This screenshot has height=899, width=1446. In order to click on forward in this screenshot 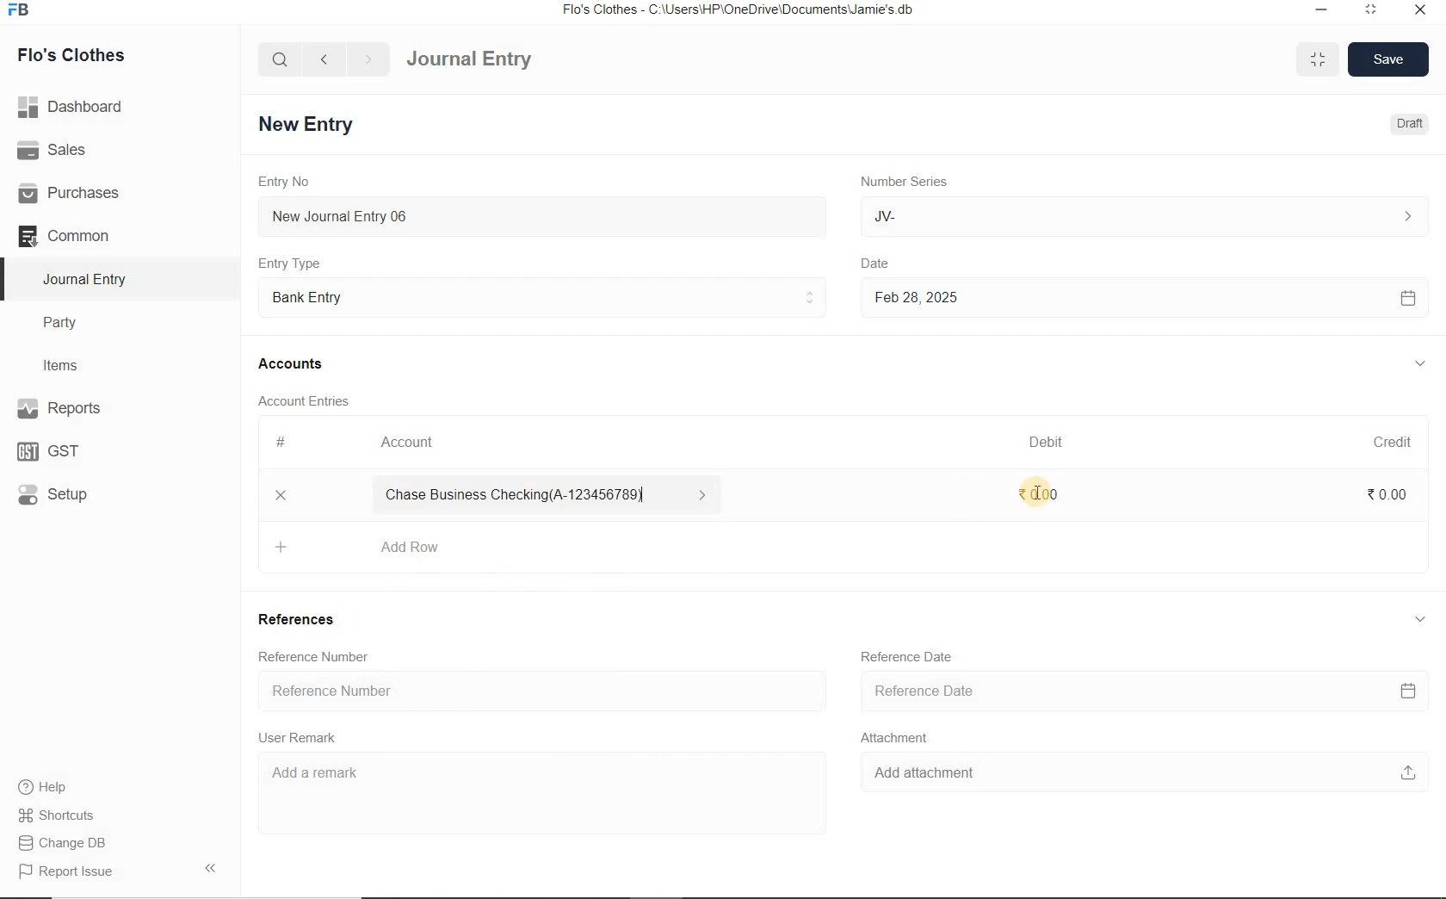, I will do `click(369, 59)`.